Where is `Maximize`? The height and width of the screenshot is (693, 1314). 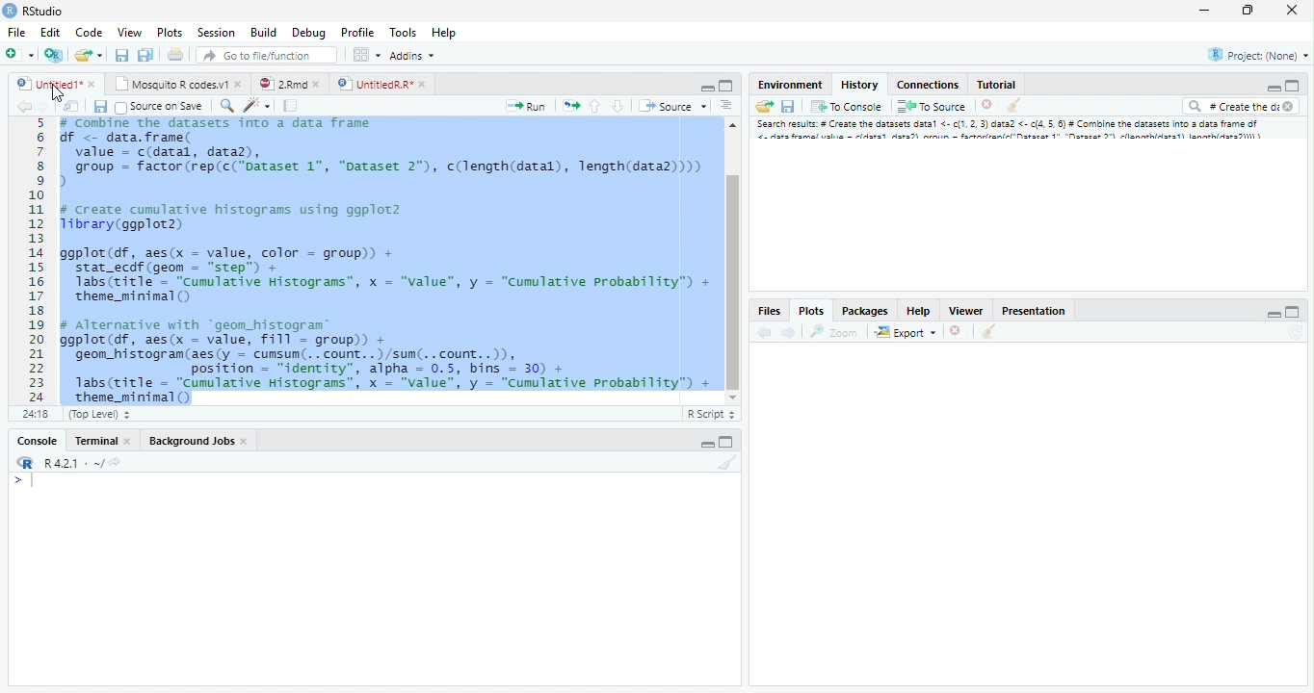 Maximize is located at coordinates (1295, 311).